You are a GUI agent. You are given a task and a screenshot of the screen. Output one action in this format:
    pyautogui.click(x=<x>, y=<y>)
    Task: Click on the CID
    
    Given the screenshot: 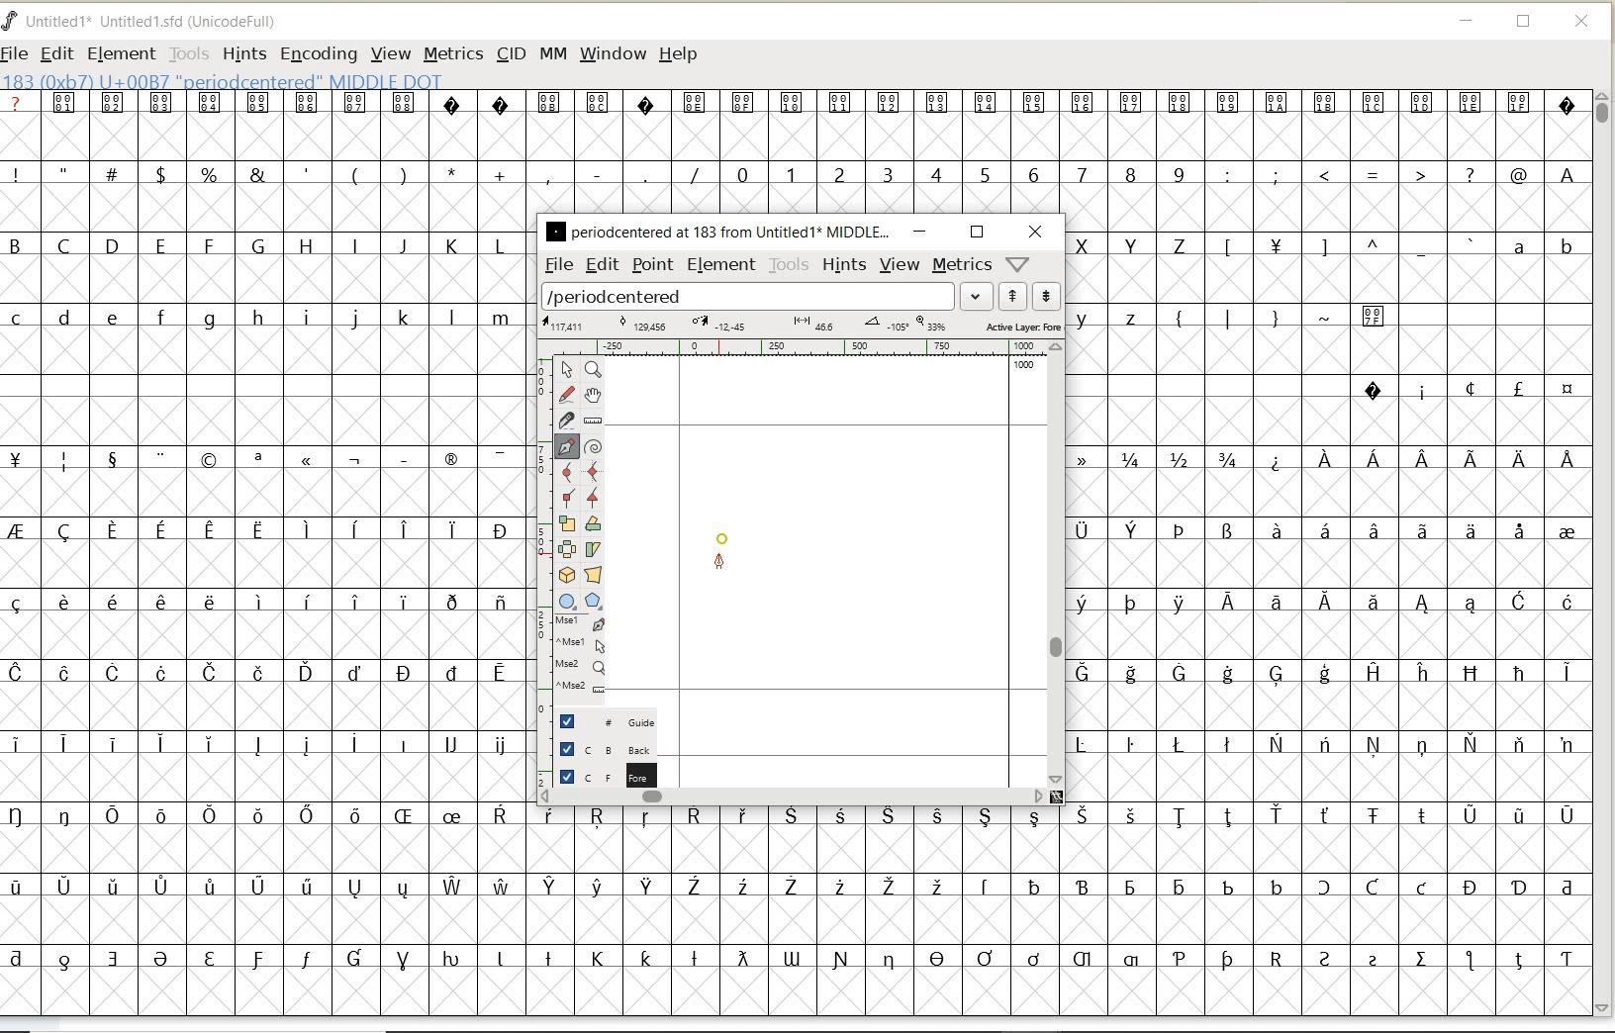 What is the action you would take?
    pyautogui.click(x=511, y=56)
    